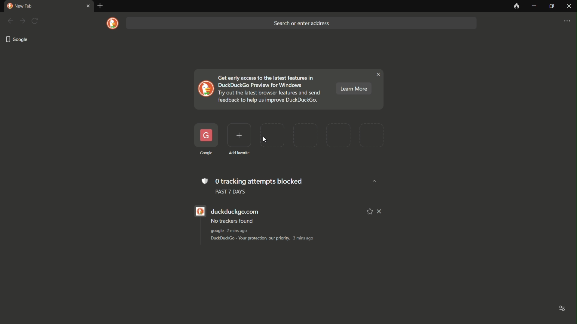 The width and height of the screenshot is (577, 324). What do you see at coordinates (239, 140) in the screenshot?
I see `add favorite` at bounding box center [239, 140].